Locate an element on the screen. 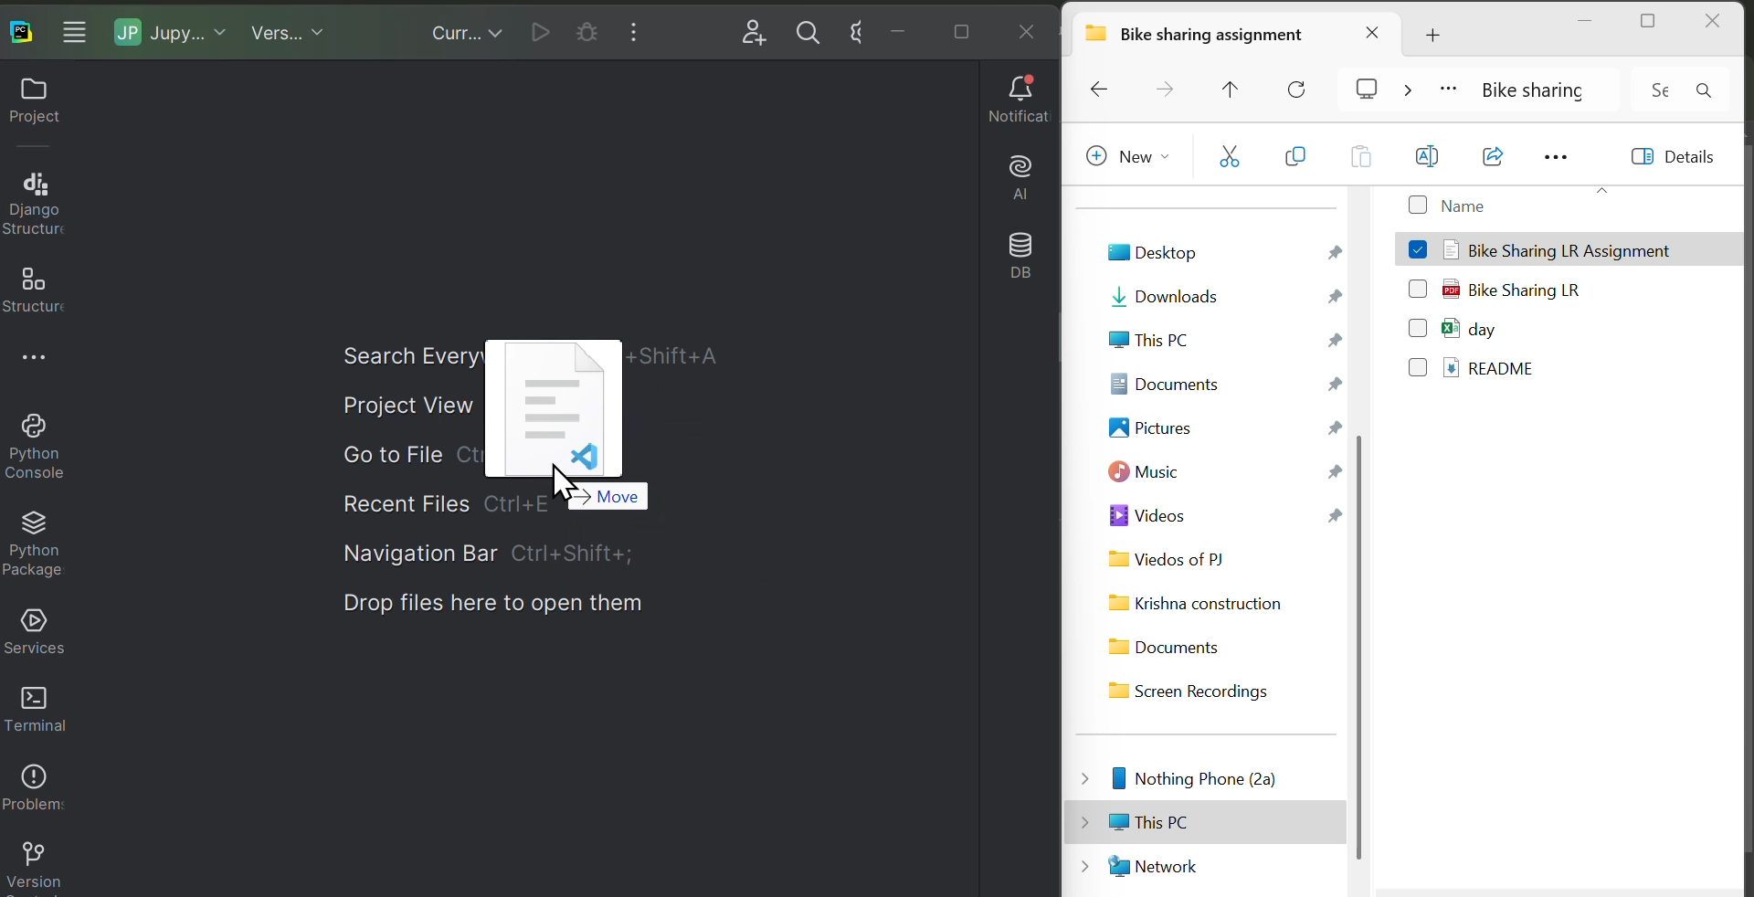  Pictures is located at coordinates (1220, 427).